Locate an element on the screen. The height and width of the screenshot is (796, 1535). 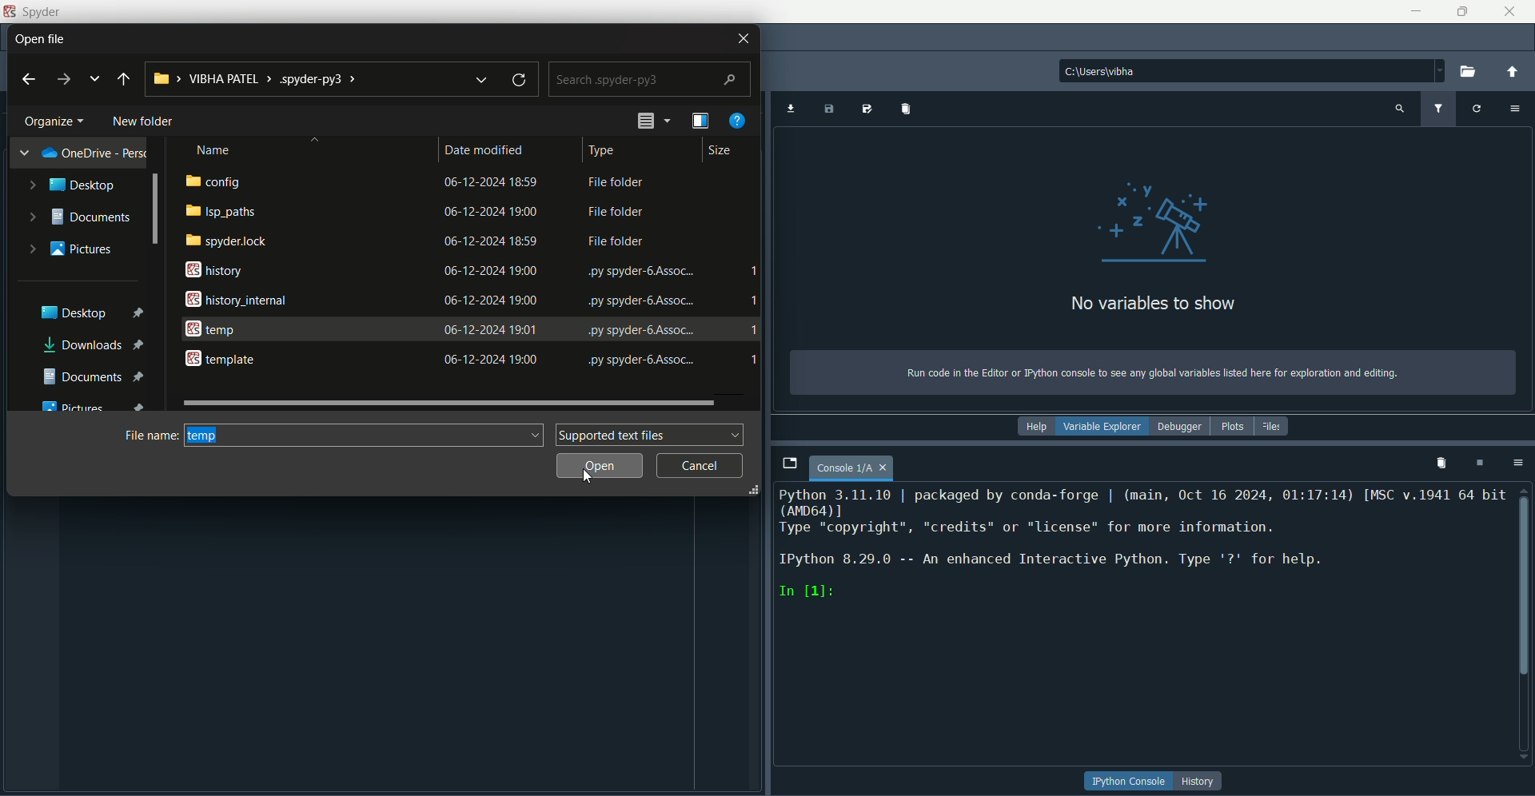
previous is located at coordinates (123, 82).